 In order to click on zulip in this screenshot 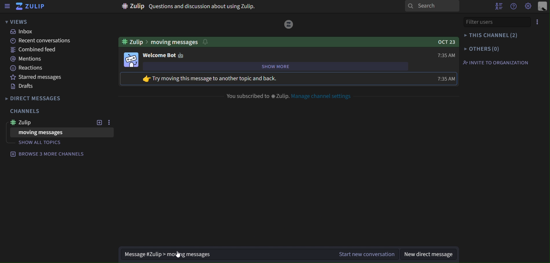, I will do `click(46, 122)`.